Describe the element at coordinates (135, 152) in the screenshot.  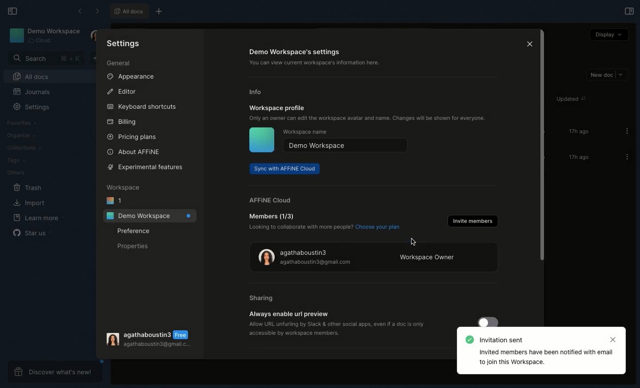
I see `About AFFINE` at that location.